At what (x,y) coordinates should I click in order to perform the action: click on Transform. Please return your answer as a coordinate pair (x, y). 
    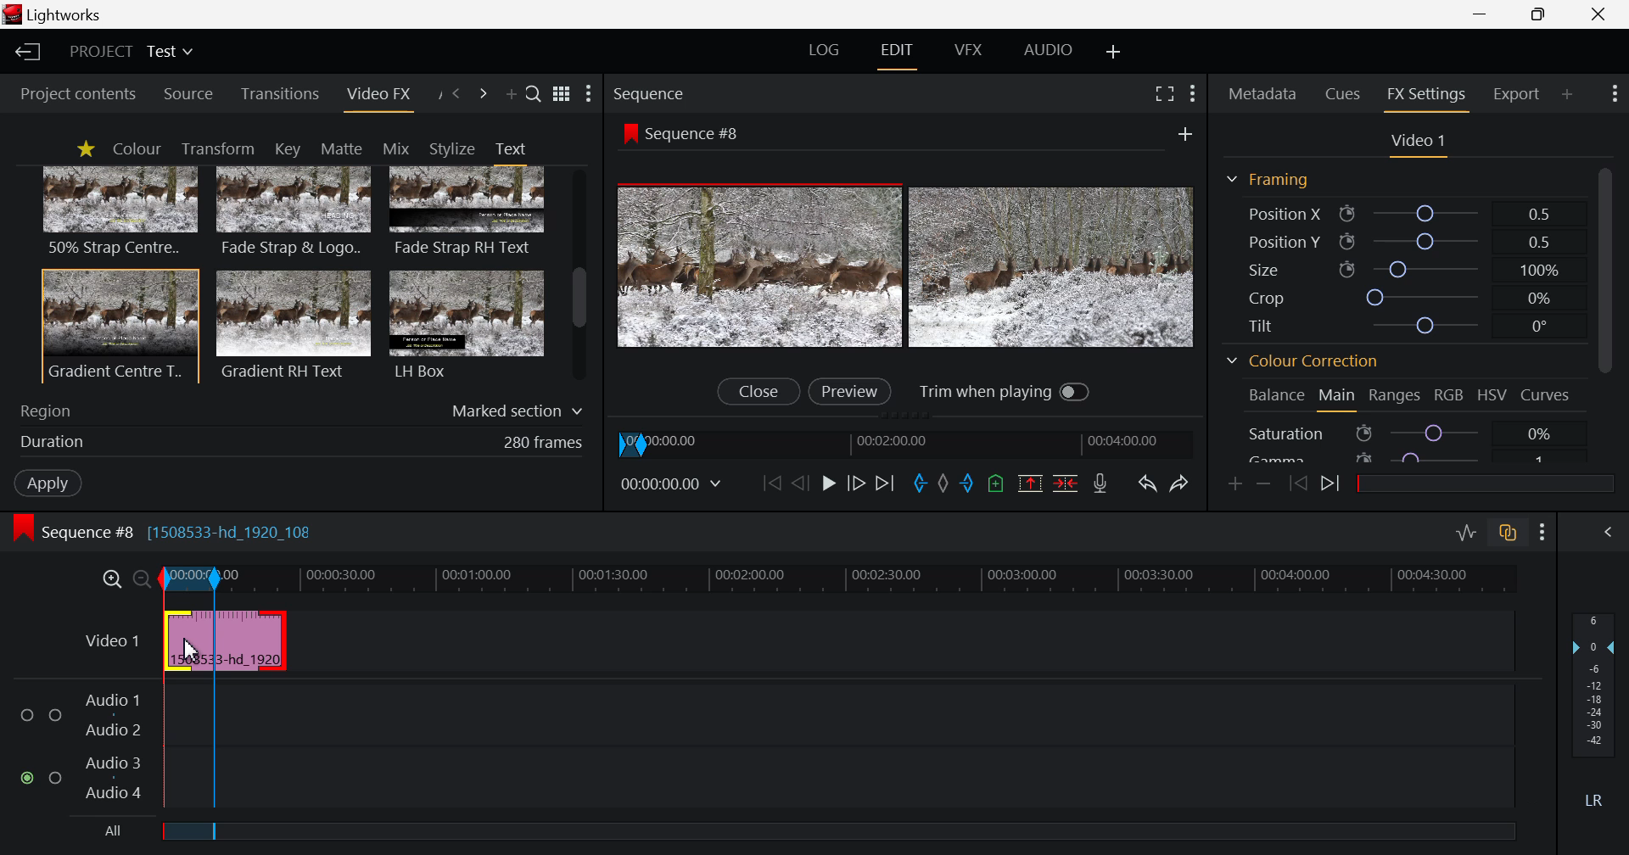
    Looking at the image, I should click on (222, 149).